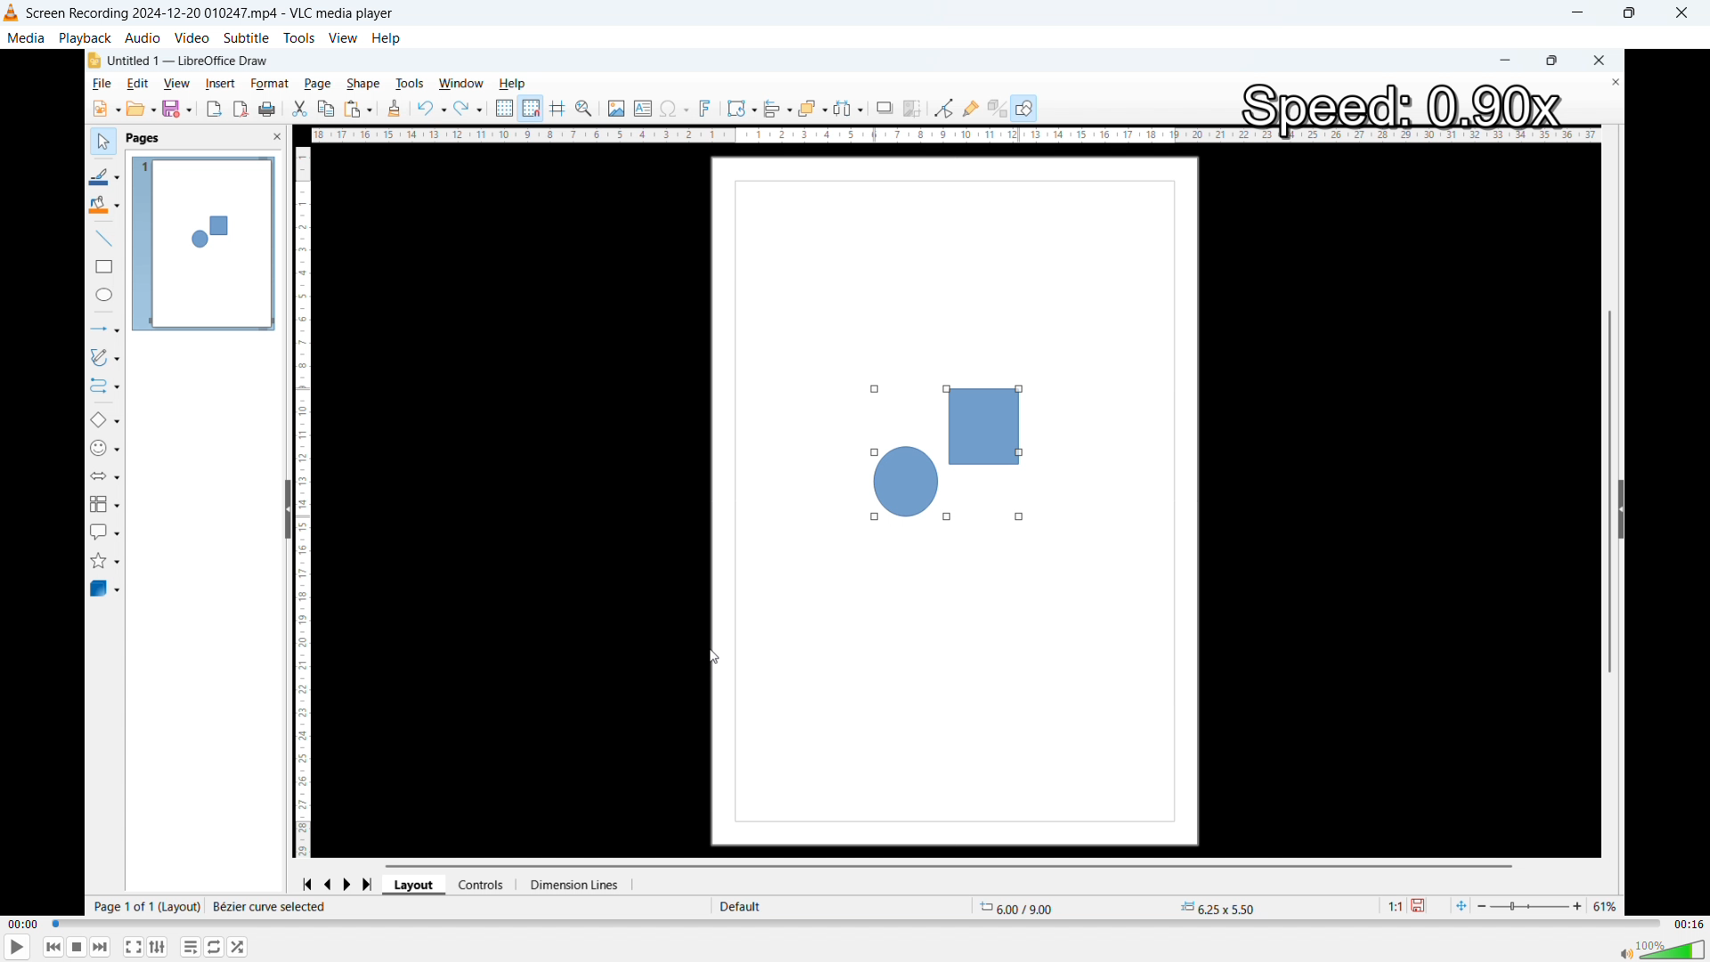 Image resolution: width=1710 pixels, height=962 pixels. Describe the element at coordinates (77, 948) in the screenshot. I see `Stop playback ` at that location.